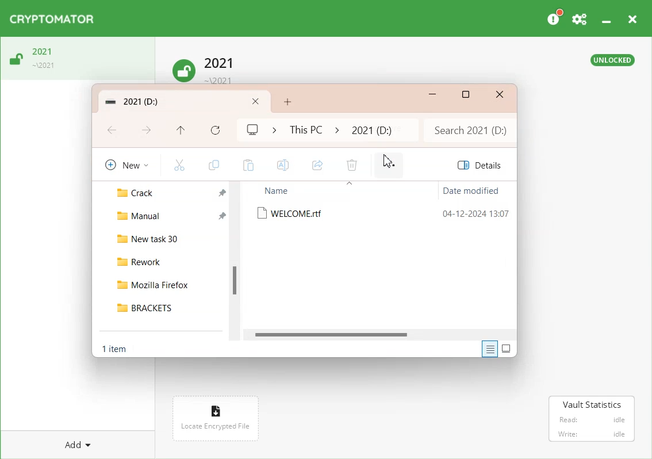 This screenshot has height=459, width=652. I want to click on Text, so click(114, 348).